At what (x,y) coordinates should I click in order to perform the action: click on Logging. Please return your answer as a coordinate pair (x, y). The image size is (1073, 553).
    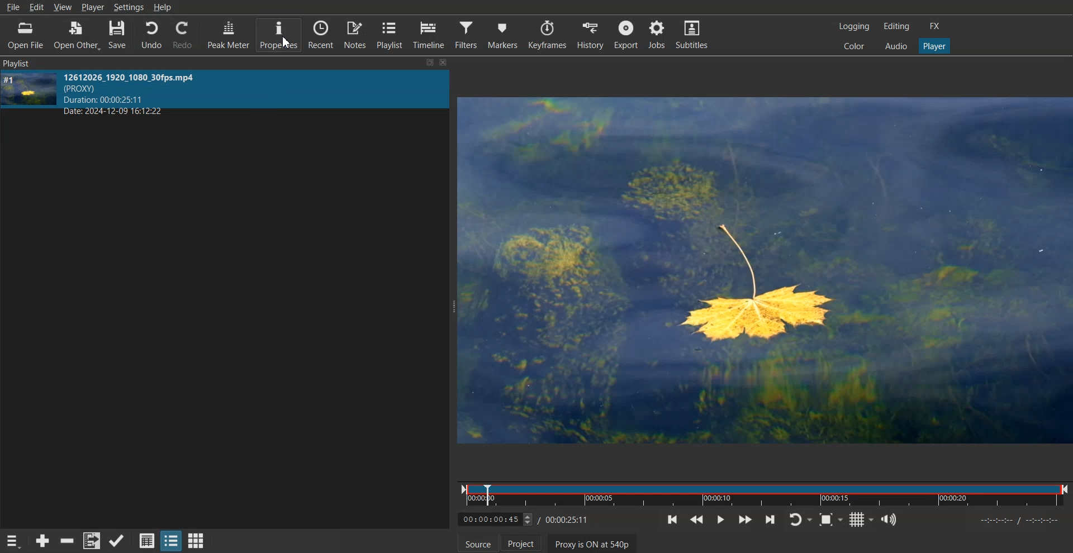
    Looking at the image, I should click on (854, 26).